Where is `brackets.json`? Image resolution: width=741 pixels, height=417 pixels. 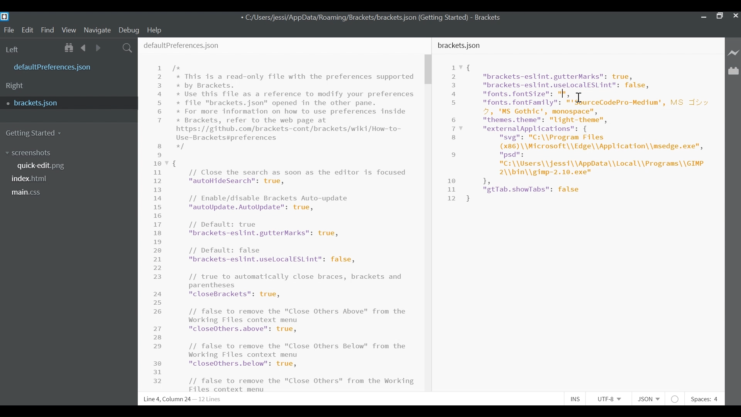 brackets.json is located at coordinates (462, 46).